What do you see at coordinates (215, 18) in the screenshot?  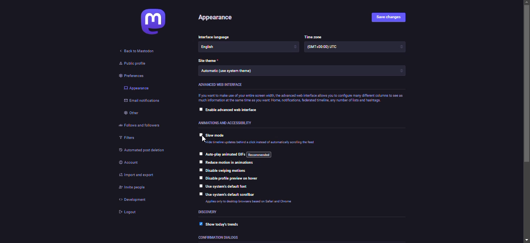 I see `appearance` at bounding box center [215, 18].